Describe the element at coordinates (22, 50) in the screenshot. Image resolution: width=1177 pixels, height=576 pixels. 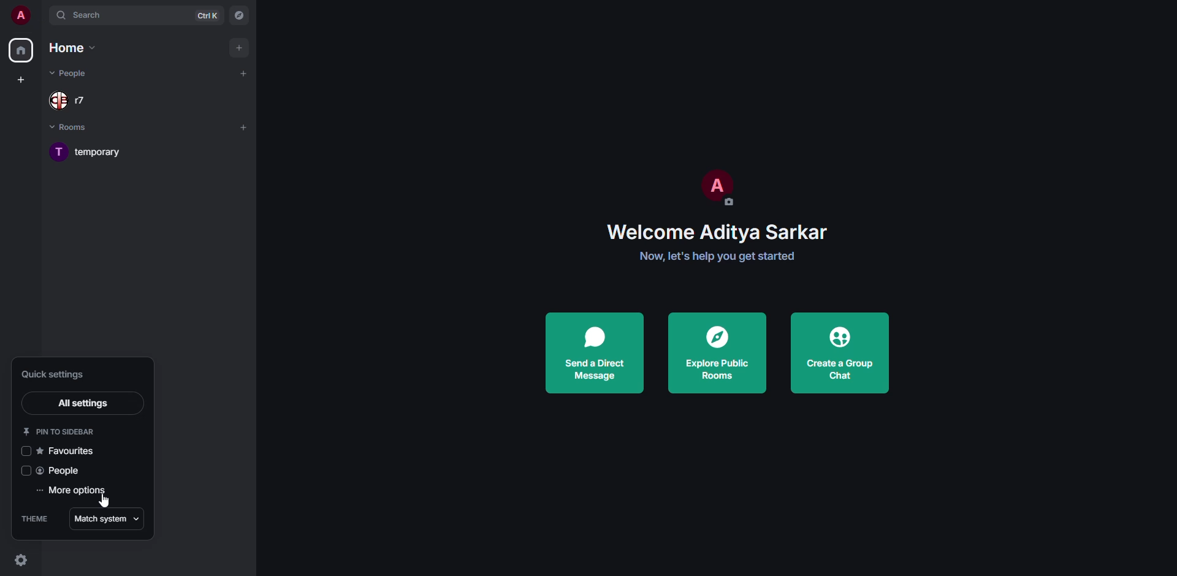
I see `home` at that location.